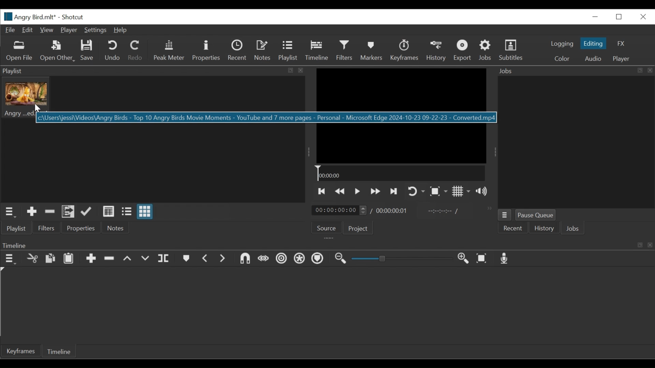  I want to click on Jobs Panel, so click(576, 142).